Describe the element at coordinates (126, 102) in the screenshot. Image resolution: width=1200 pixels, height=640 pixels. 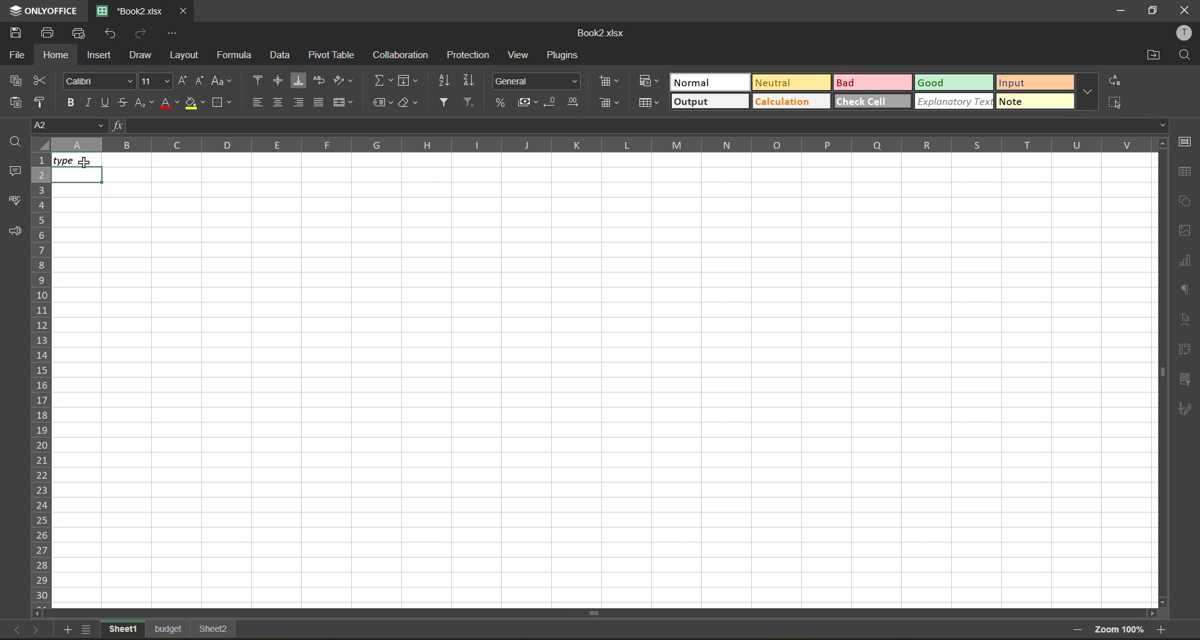
I see `strikethrough` at that location.